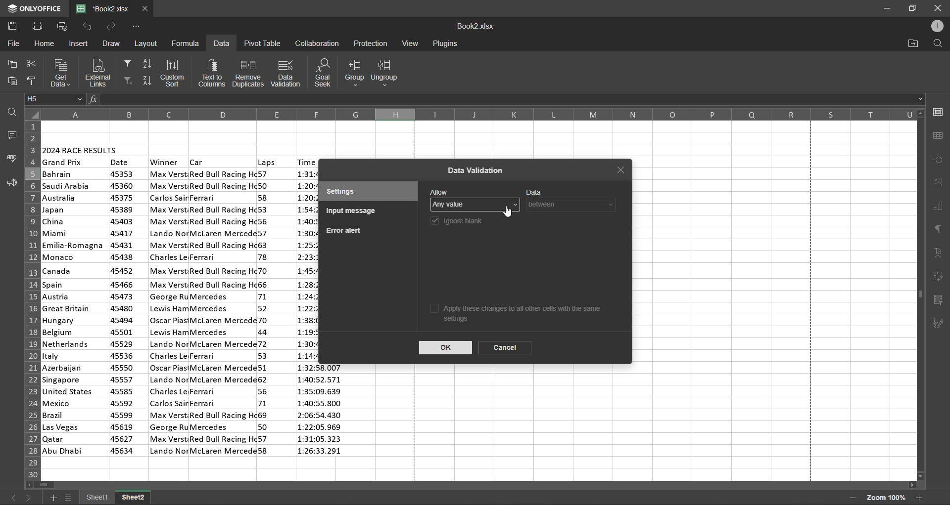 The image size is (950, 505). I want to click on winner, so click(169, 312).